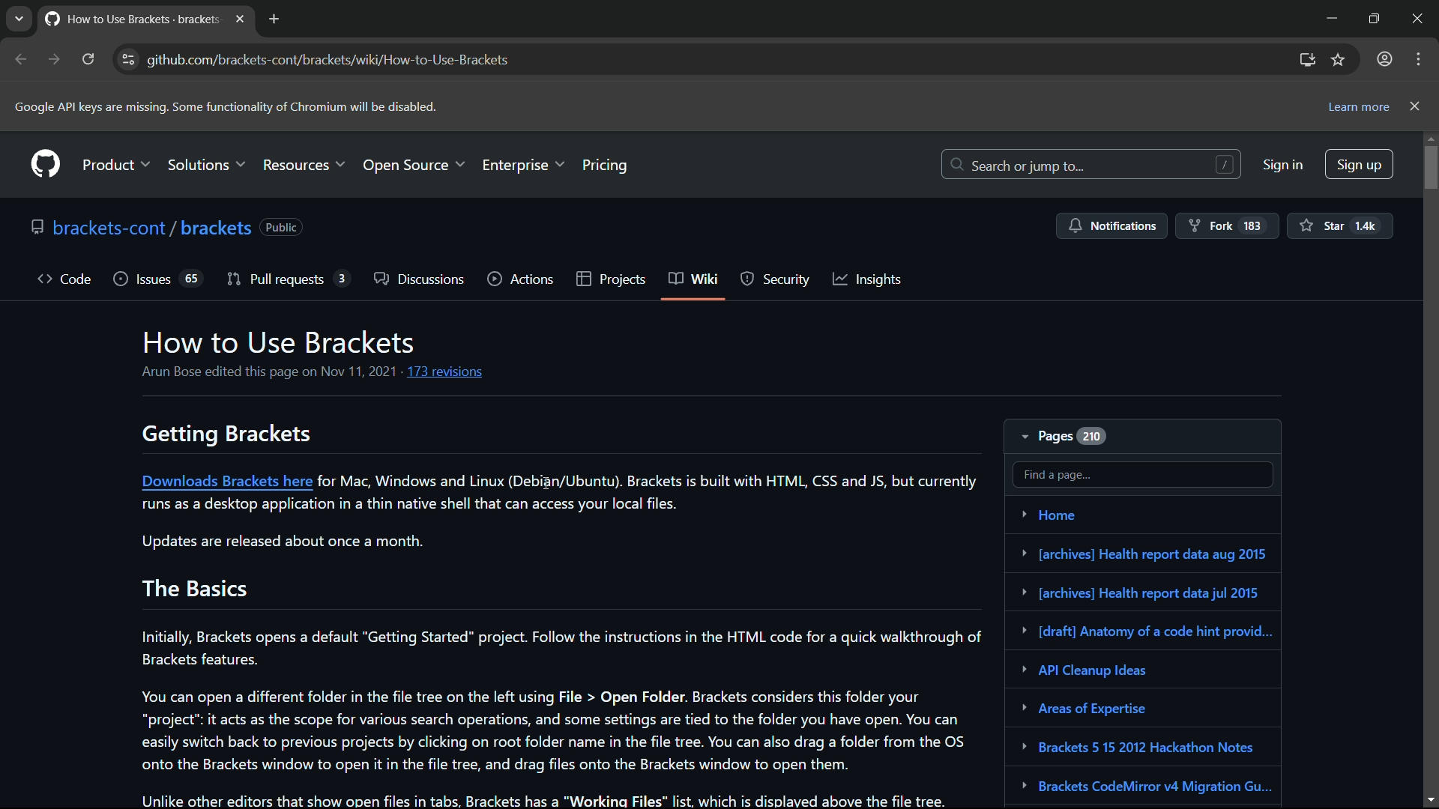 This screenshot has width=1439, height=809. Describe the element at coordinates (419, 279) in the screenshot. I see `discussions` at that location.